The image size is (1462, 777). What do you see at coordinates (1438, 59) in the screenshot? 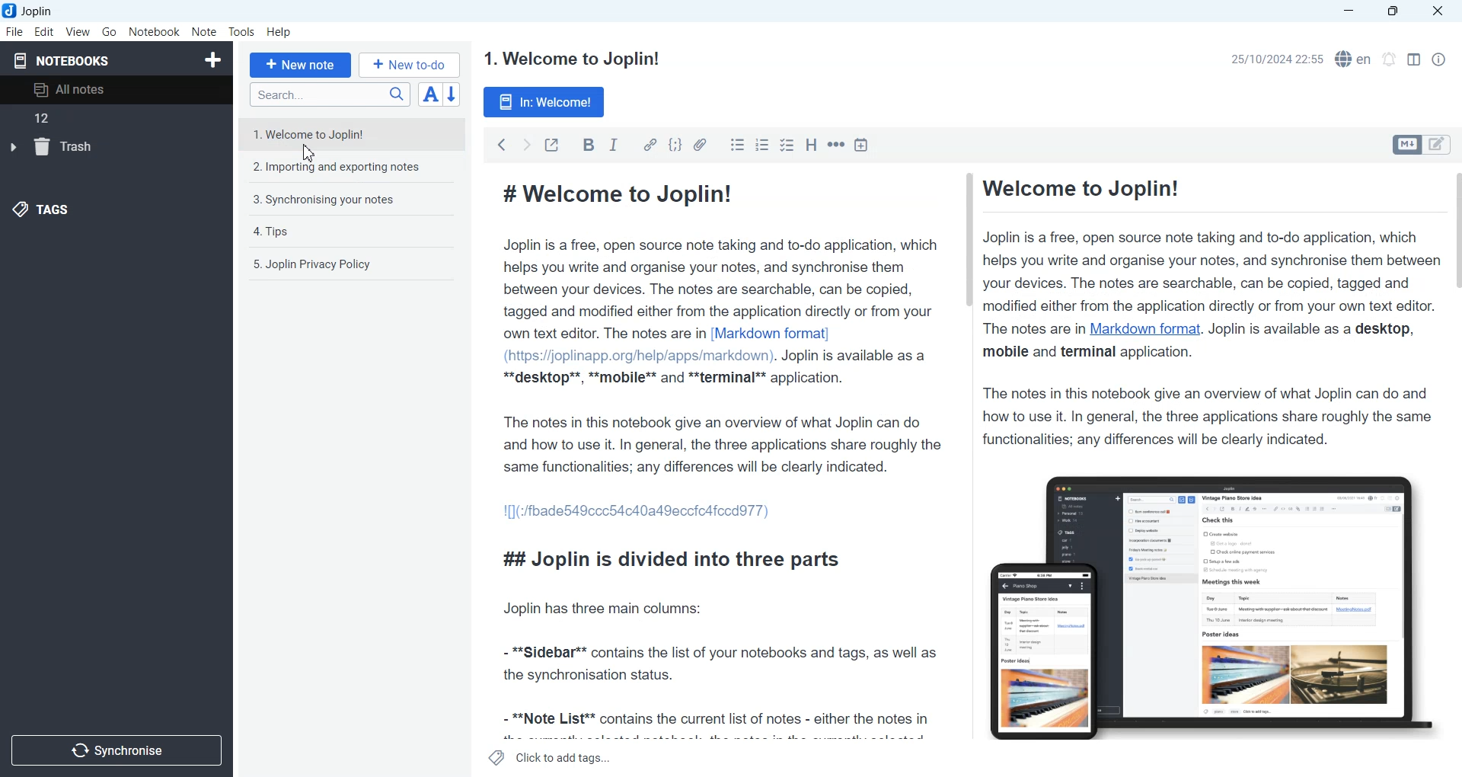
I see `Note Properties` at bounding box center [1438, 59].